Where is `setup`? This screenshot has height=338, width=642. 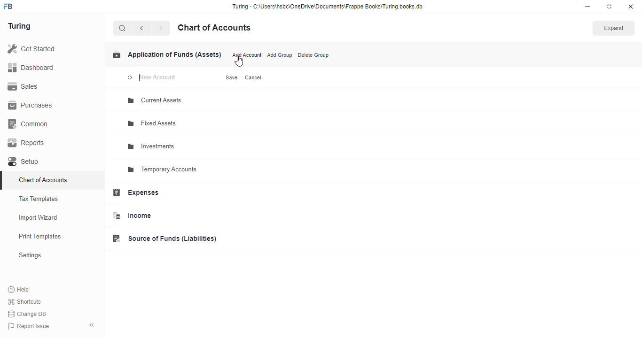
setup is located at coordinates (24, 161).